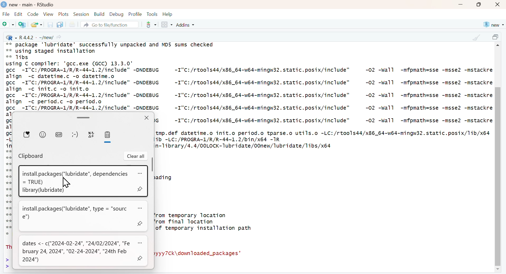  What do you see at coordinates (27, 134) in the screenshot?
I see `favorite` at bounding box center [27, 134].